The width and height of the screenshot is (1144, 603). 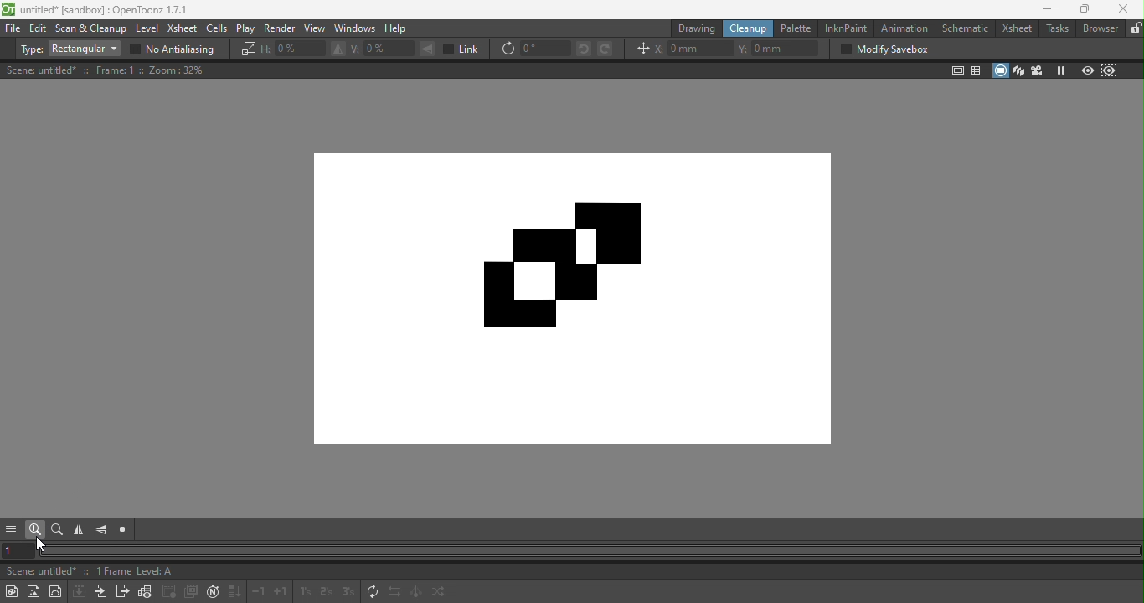 I want to click on Maximize, so click(x=1087, y=9).